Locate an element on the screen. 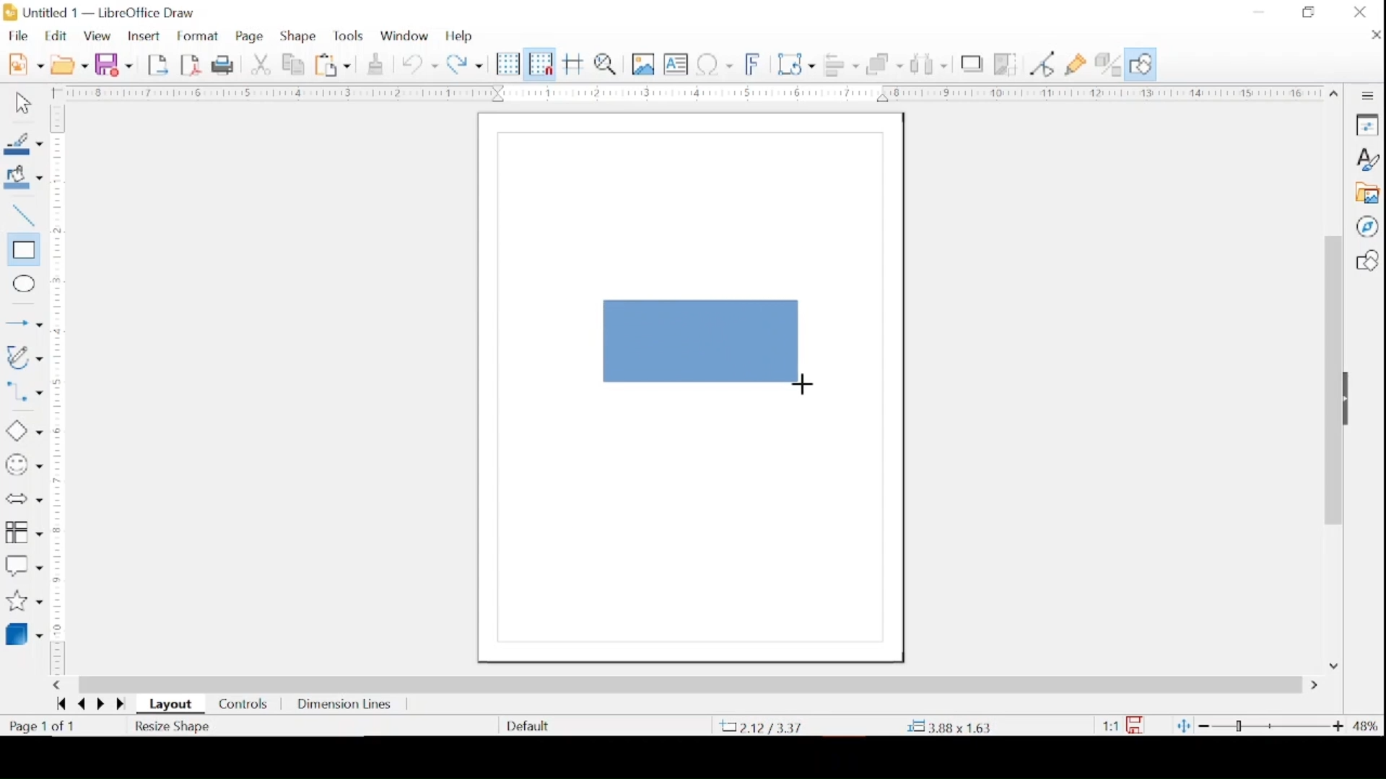  export is located at coordinates (160, 63).